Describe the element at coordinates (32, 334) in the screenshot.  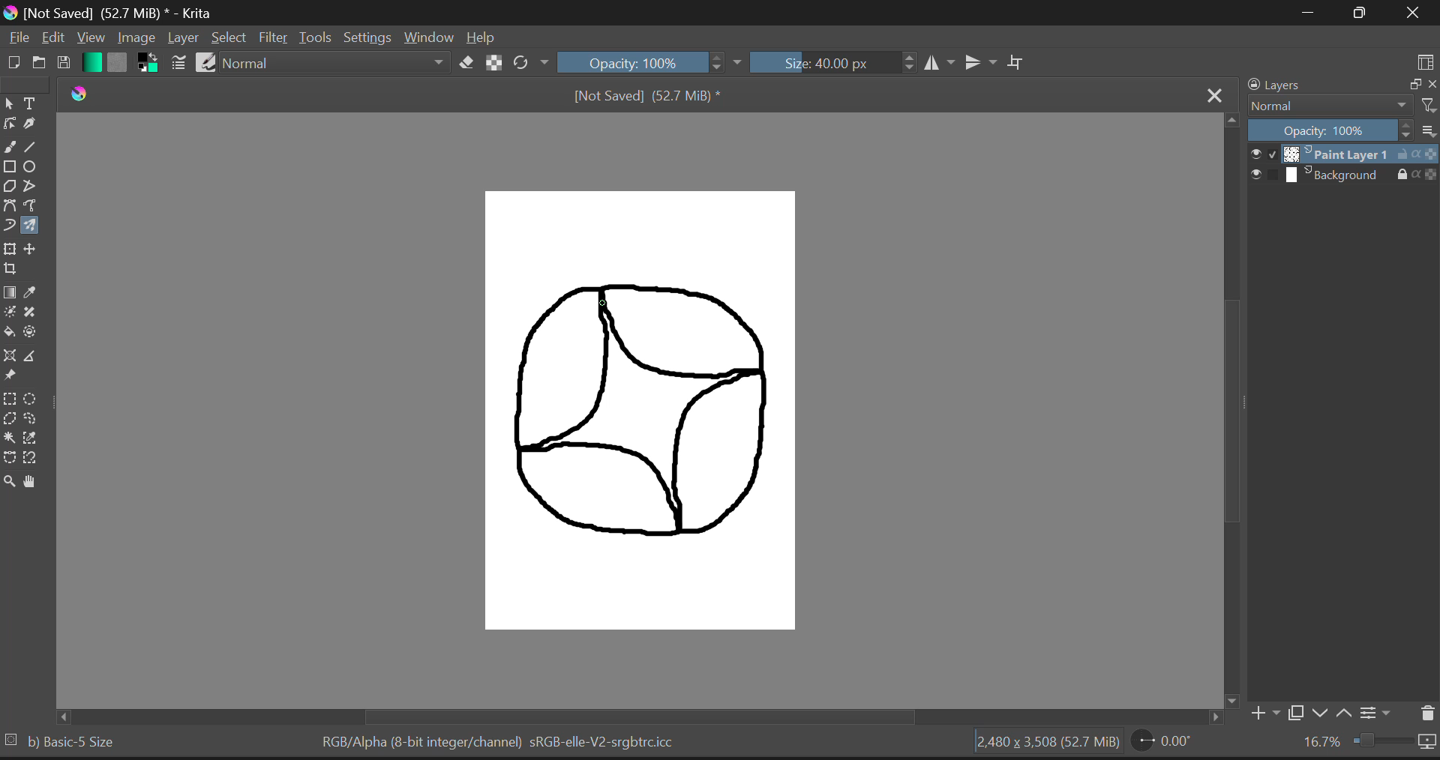
I see `Enclose and Fill` at that location.